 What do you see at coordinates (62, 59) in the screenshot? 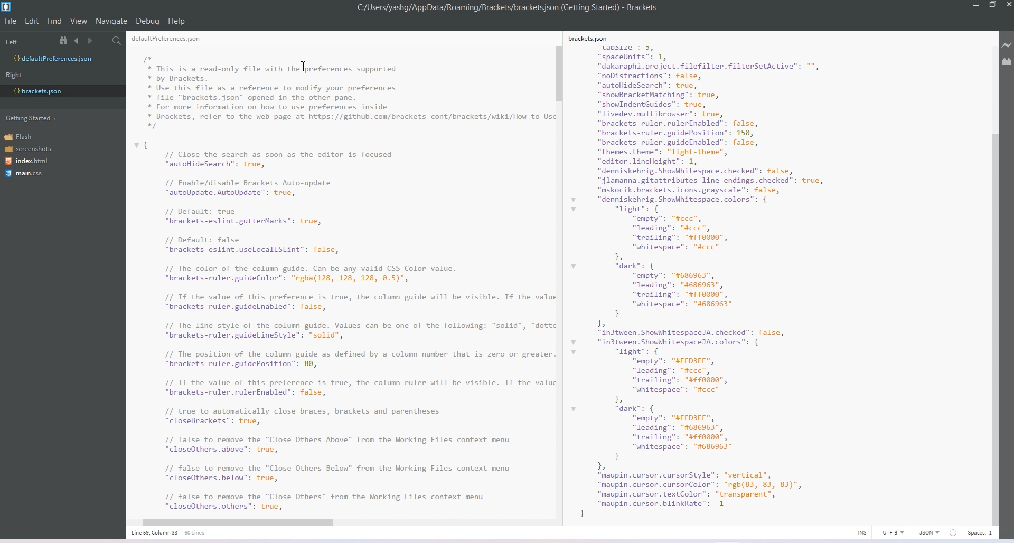
I see `Defaultpreferences.json` at bounding box center [62, 59].